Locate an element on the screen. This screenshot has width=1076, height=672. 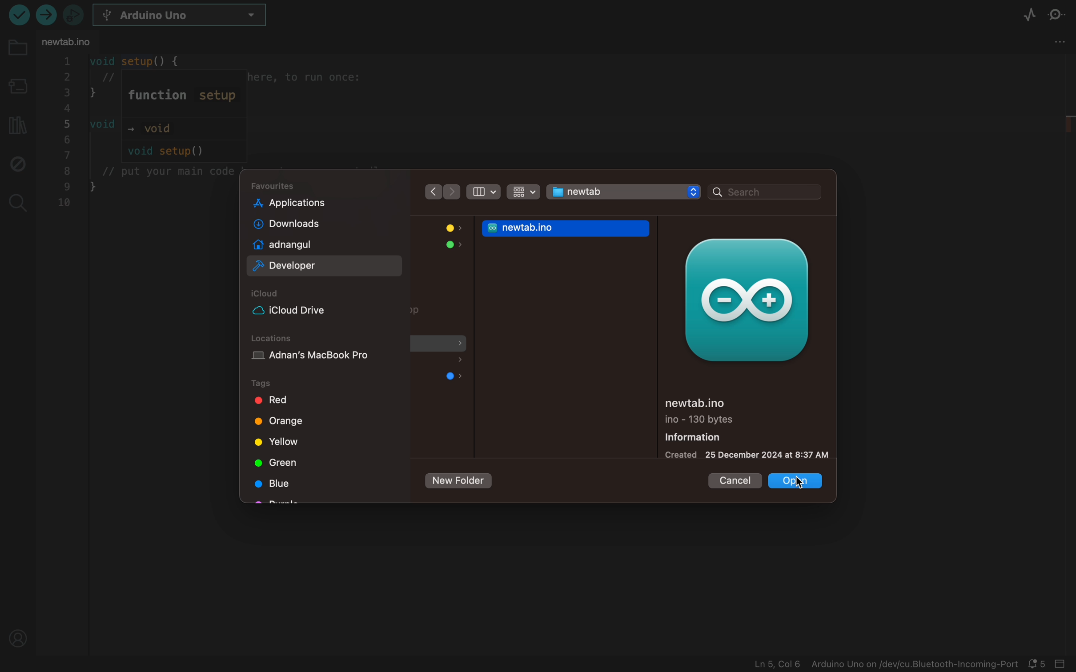
tags is located at coordinates (281, 460).